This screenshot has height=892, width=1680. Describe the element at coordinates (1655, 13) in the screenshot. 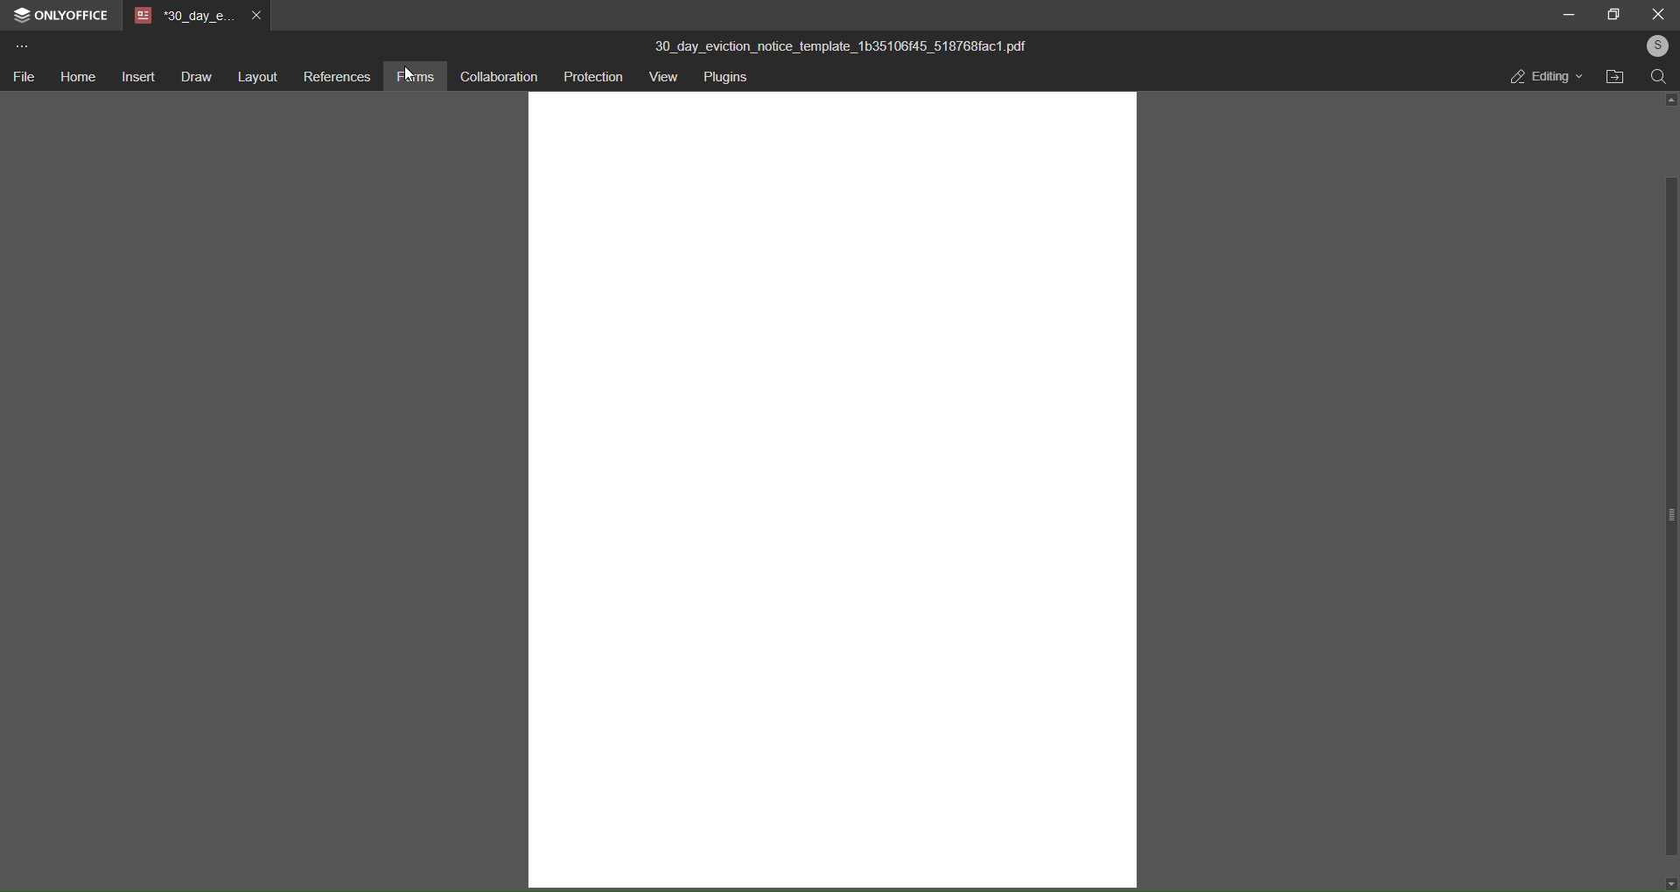

I see `close` at that location.